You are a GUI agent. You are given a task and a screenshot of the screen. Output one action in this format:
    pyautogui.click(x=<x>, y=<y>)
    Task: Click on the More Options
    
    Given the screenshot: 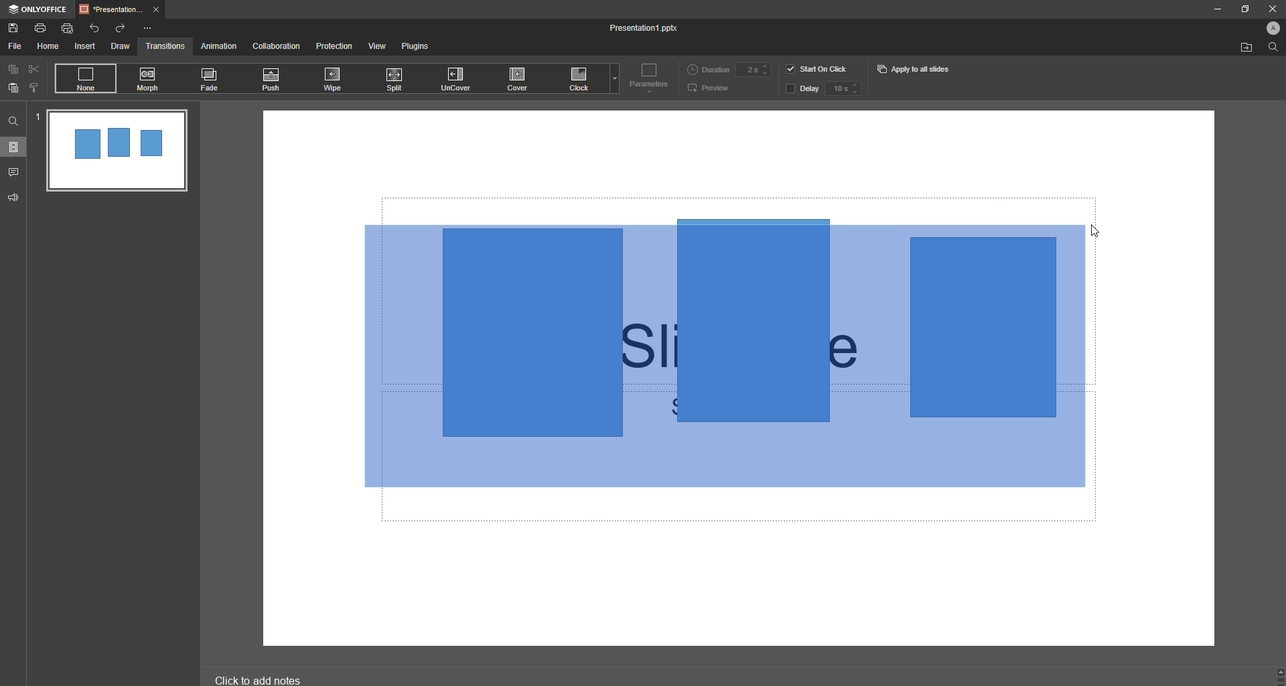 What is the action you would take?
    pyautogui.click(x=149, y=28)
    